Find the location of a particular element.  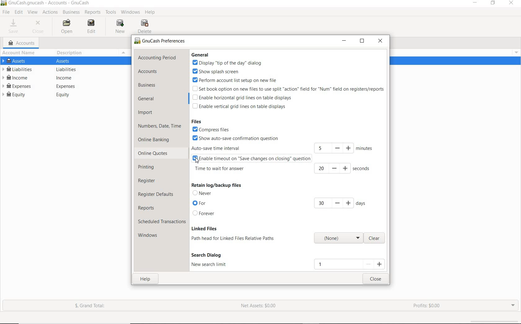

display 'tip of the day' dialog is located at coordinates (227, 63).